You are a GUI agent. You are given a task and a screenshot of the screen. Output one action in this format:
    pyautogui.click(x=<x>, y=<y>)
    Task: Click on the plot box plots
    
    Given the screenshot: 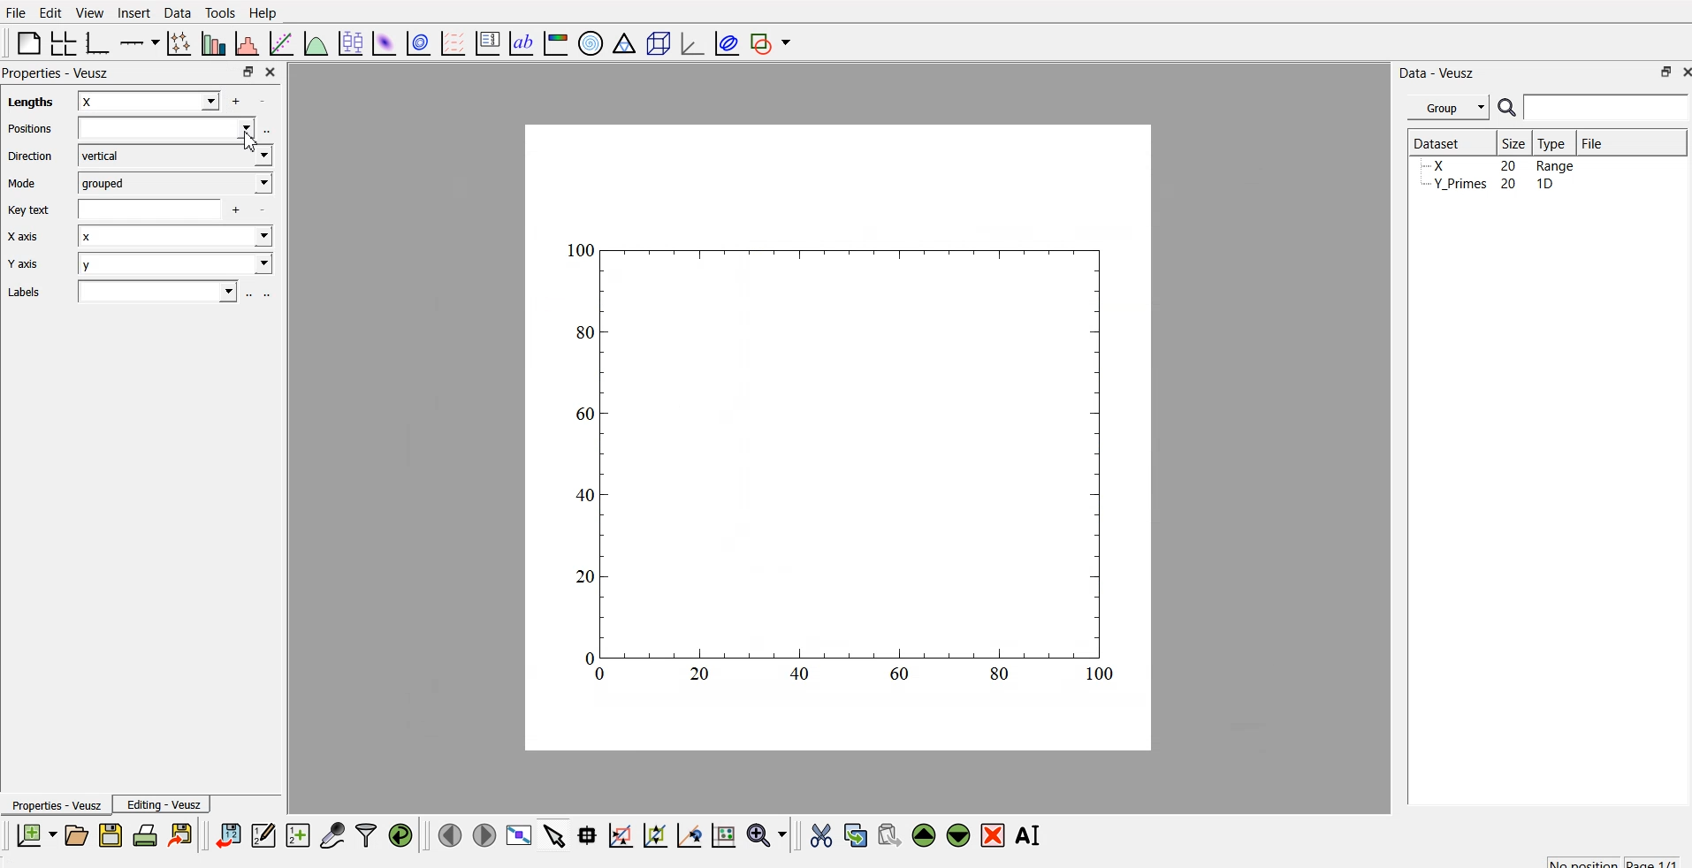 What is the action you would take?
    pyautogui.click(x=348, y=42)
    